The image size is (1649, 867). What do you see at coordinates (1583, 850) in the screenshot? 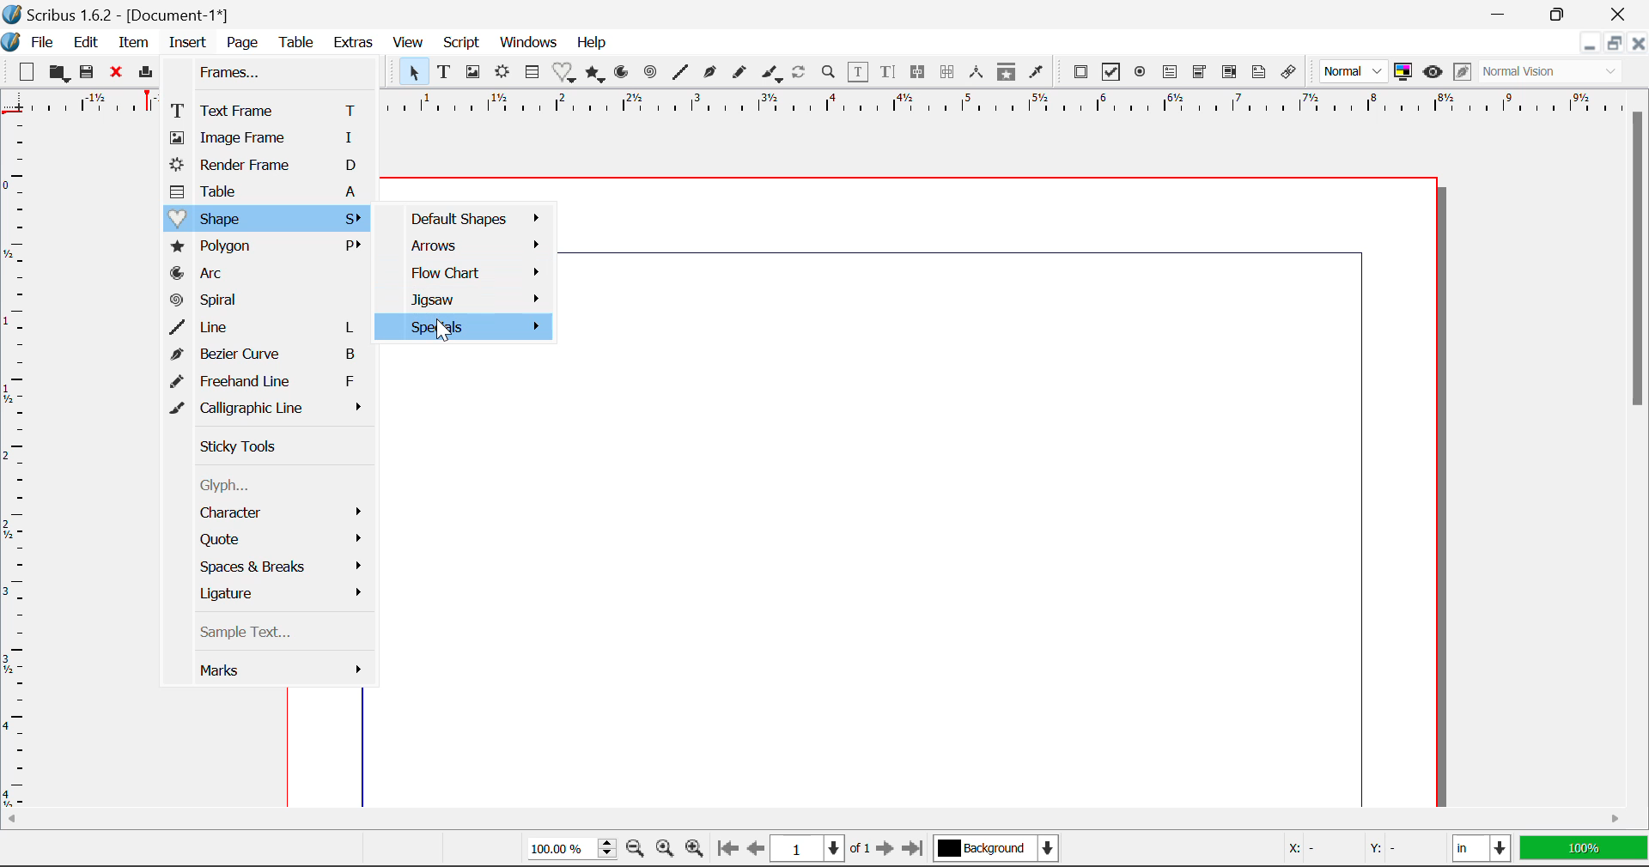
I see `100%` at bounding box center [1583, 850].